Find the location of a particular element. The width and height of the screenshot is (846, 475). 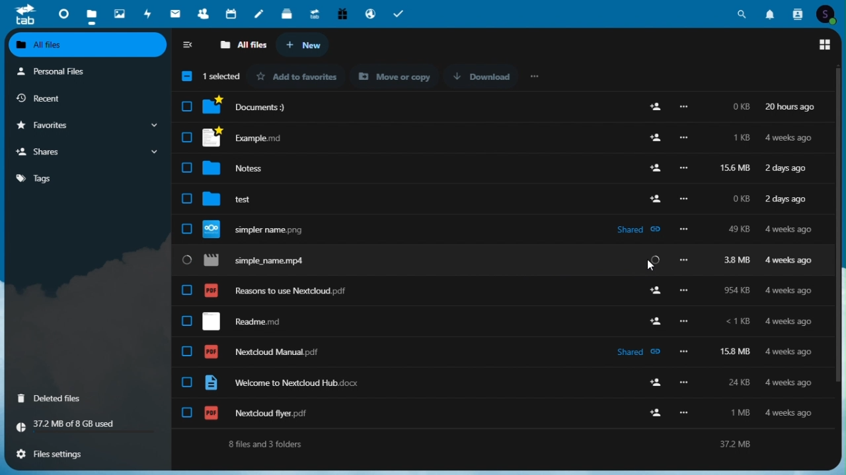

Tags is located at coordinates (85, 177).